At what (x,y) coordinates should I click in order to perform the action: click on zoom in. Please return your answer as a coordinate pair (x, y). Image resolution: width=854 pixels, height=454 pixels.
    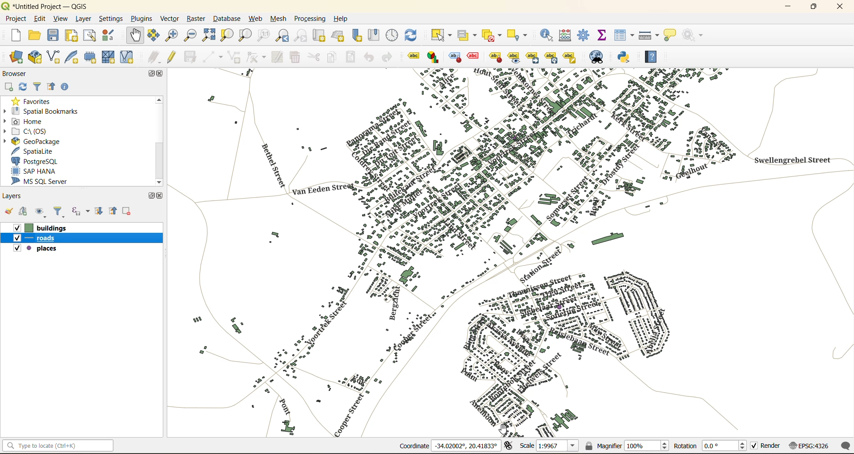
    Looking at the image, I should click on (173, 36).